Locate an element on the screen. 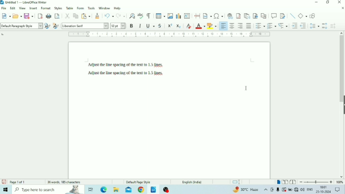 This screenshot has height=194, width=345. Charging, plugged in is located at coordinates (290, 189).